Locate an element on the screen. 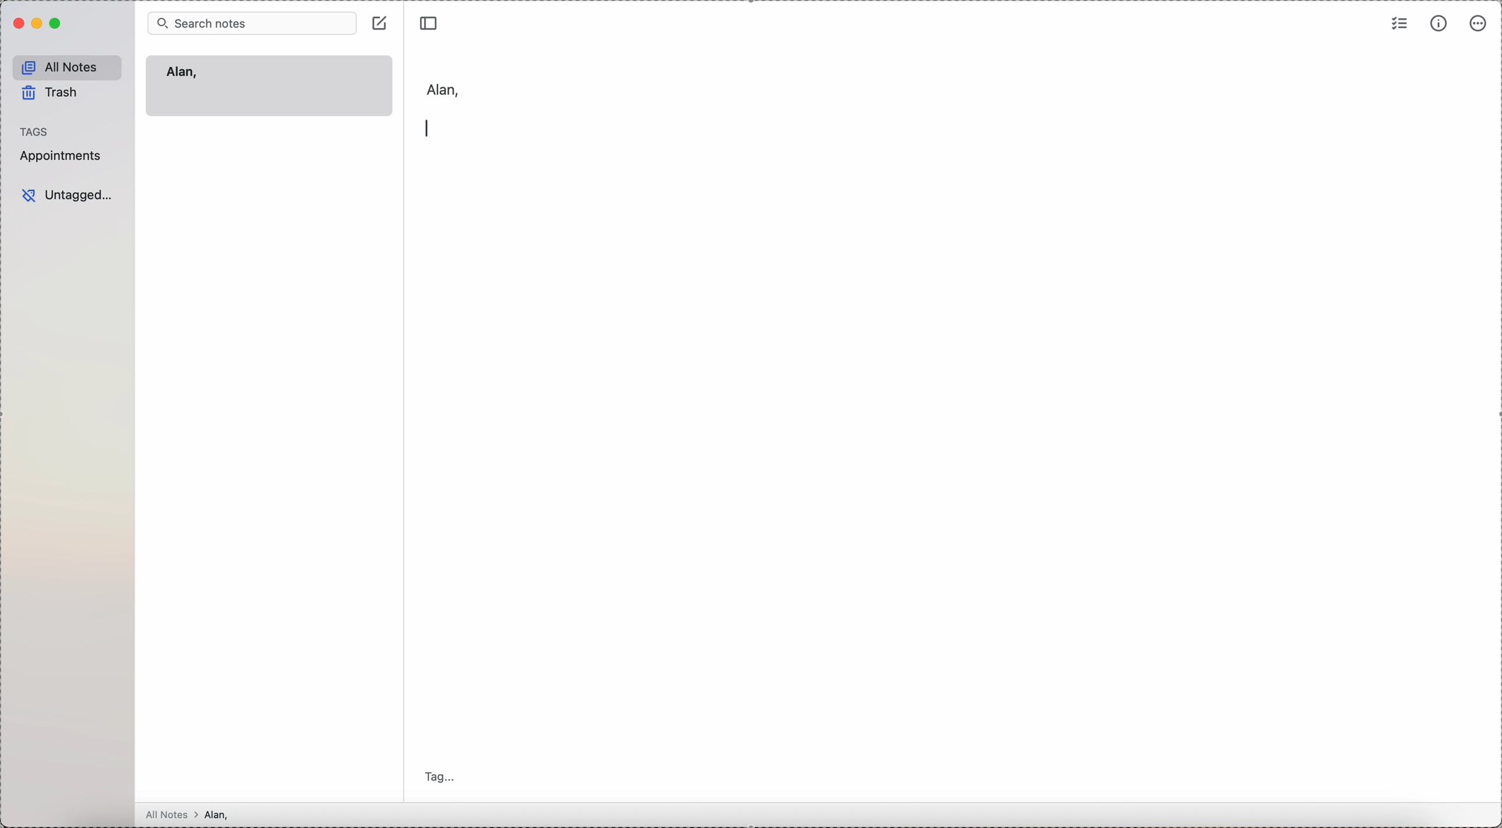 Image resolution: width=1502 pixels, height=828 pixels. more options is located at coordinates (1479, 23).